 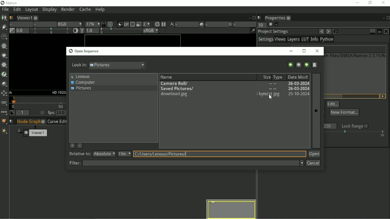 What do you see at coordinates (12, 122) in the screenshot?
I see `Script name` at bounding box center [12, 122].